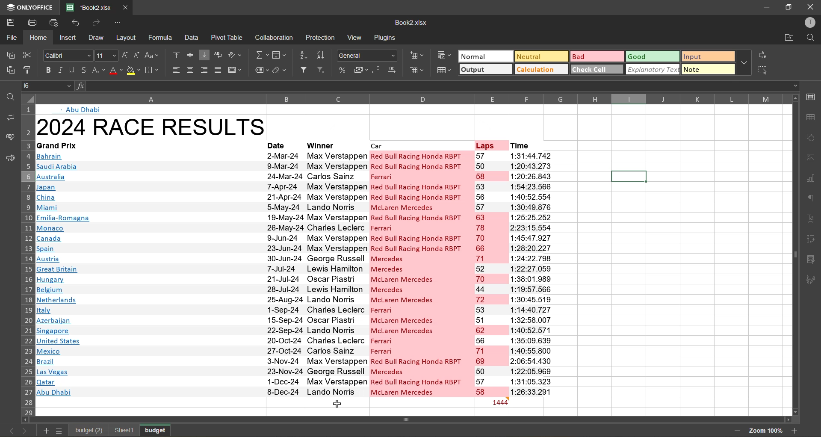 The image size is (821, 437). Describe the element at coordinates (708, 68) in the screenshot. I see `note` at that location.